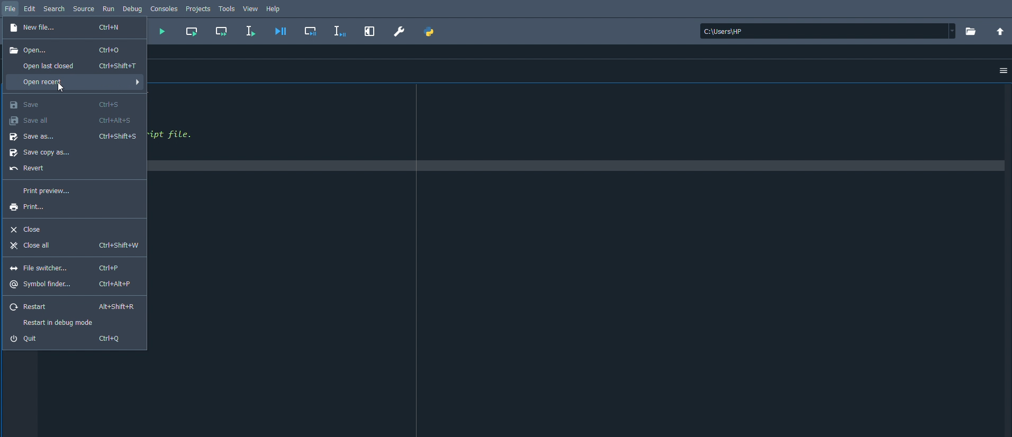  Describe the element at coordinates (199, 9) in the screenshot. I see `Projects` at that location.